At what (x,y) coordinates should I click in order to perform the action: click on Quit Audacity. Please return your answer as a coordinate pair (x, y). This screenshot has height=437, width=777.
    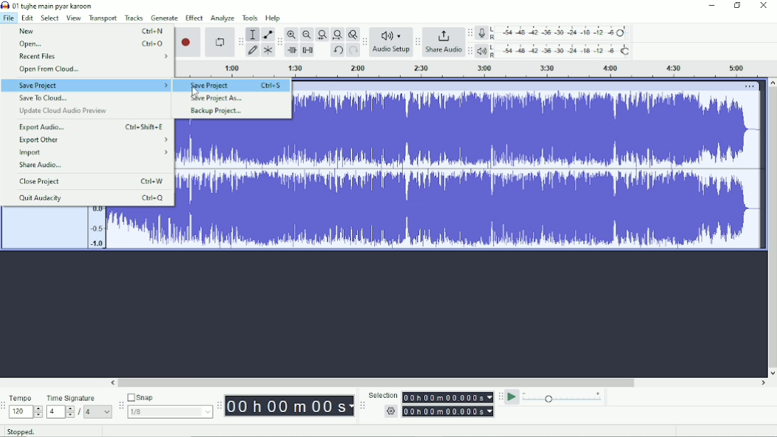
    Looking at the image, I should click on (91, 199).